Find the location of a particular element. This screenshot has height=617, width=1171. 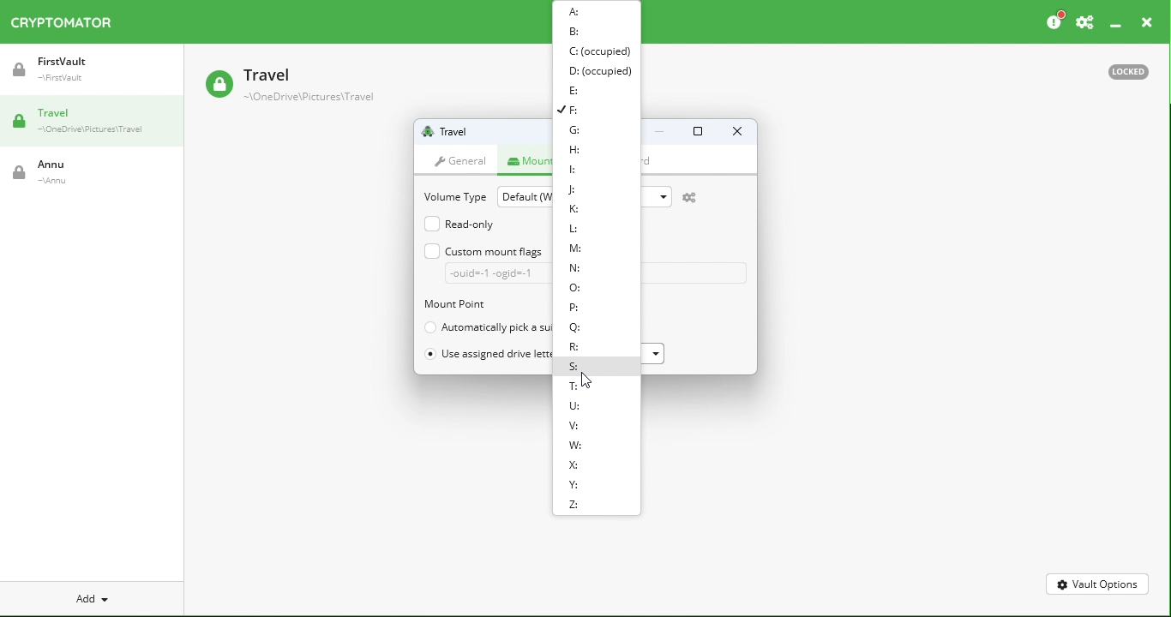

Y: is located at coordinates (576, 486).